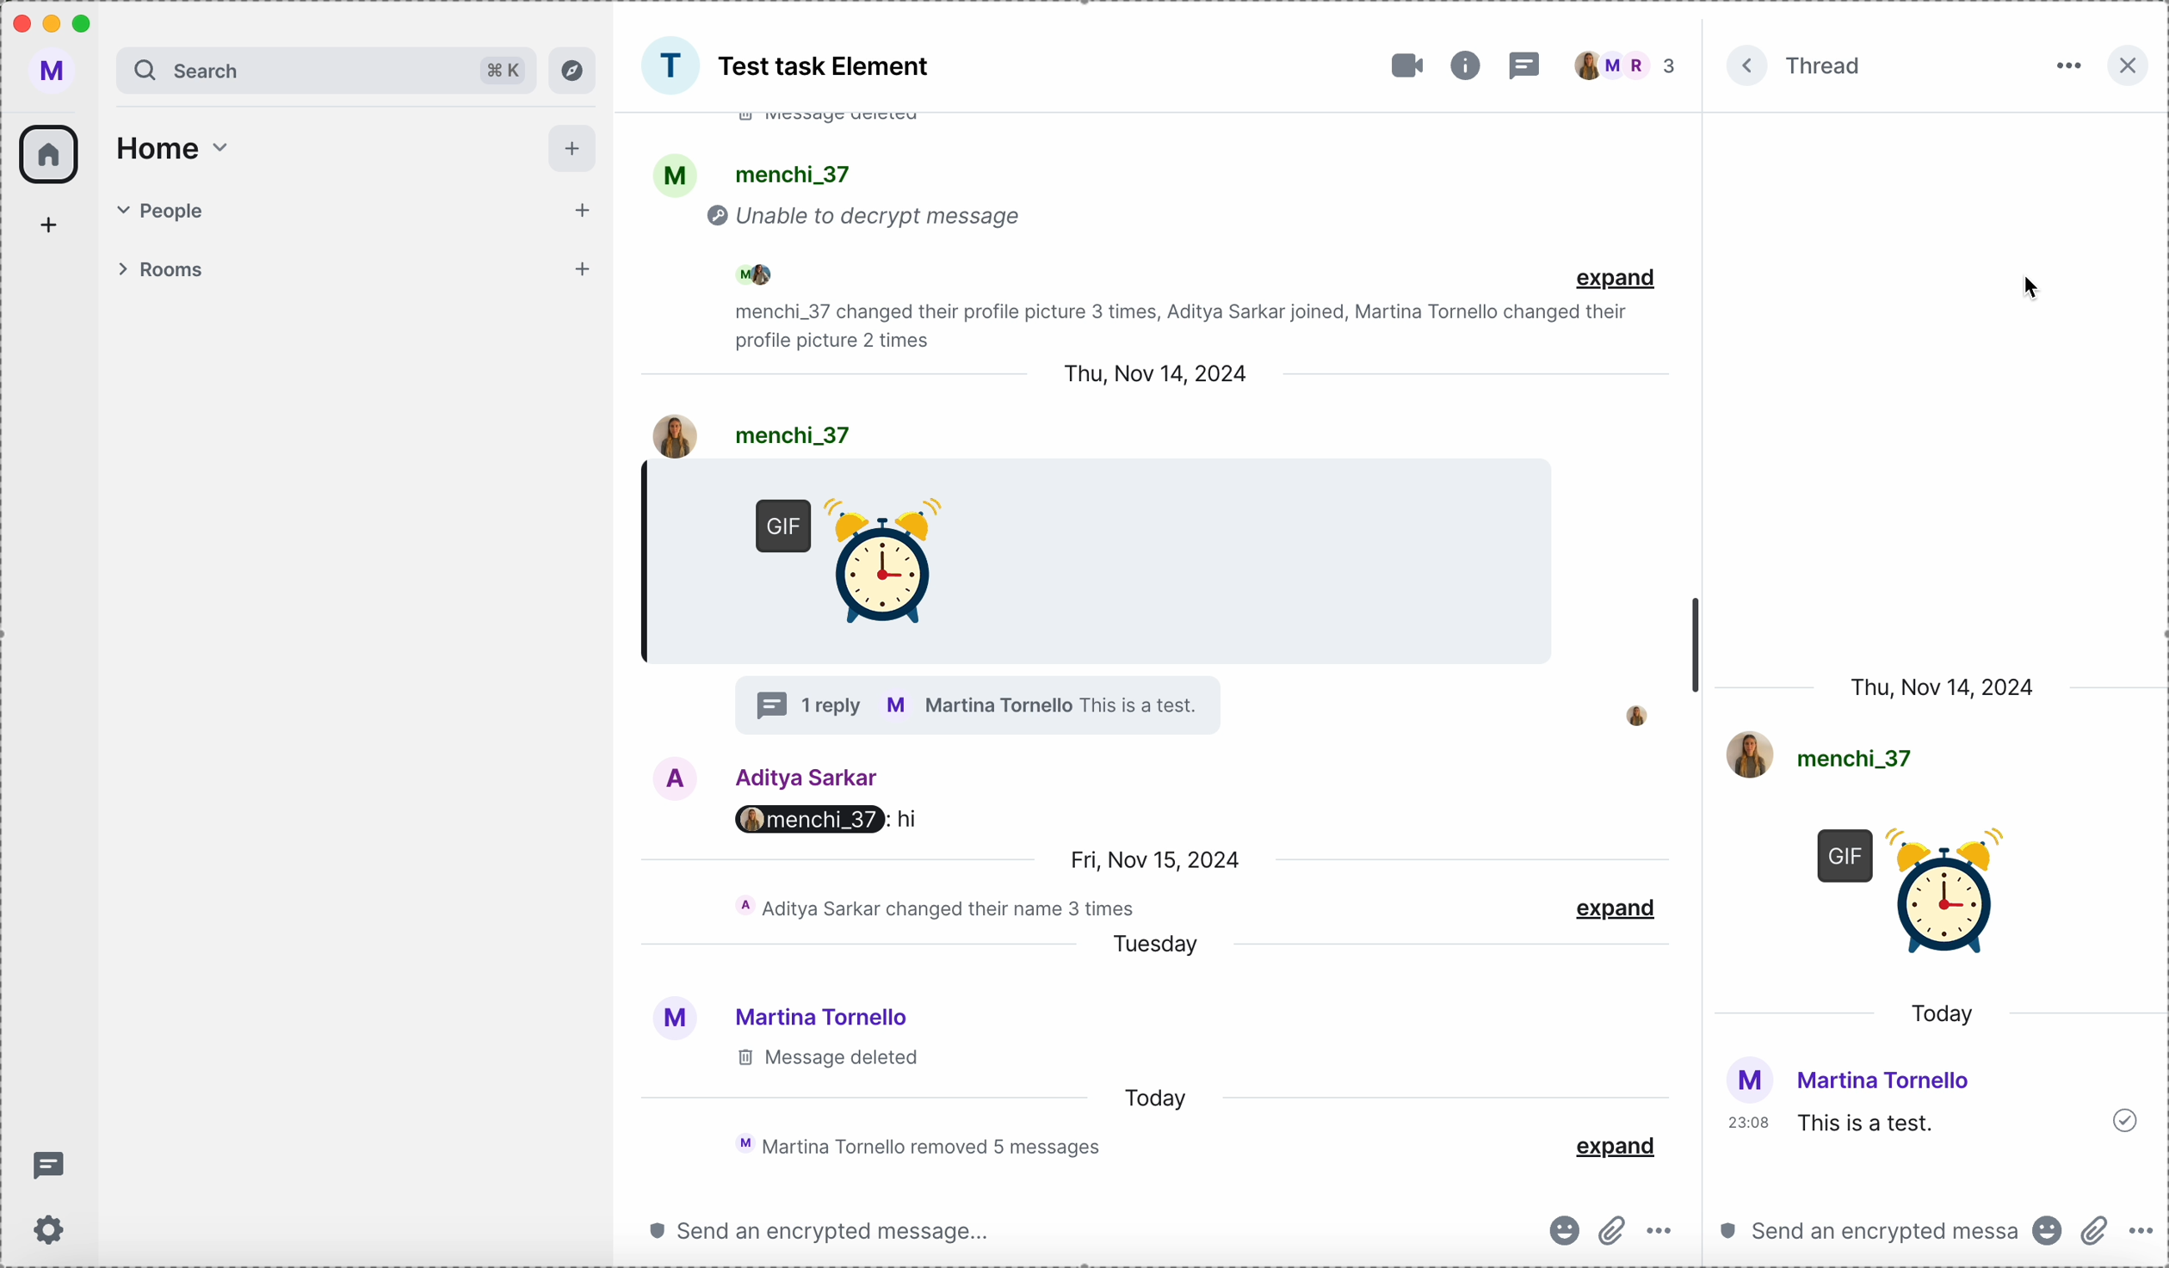 This screenshot has height=1268, width=2169. I want to click on add, so click(55, 224).